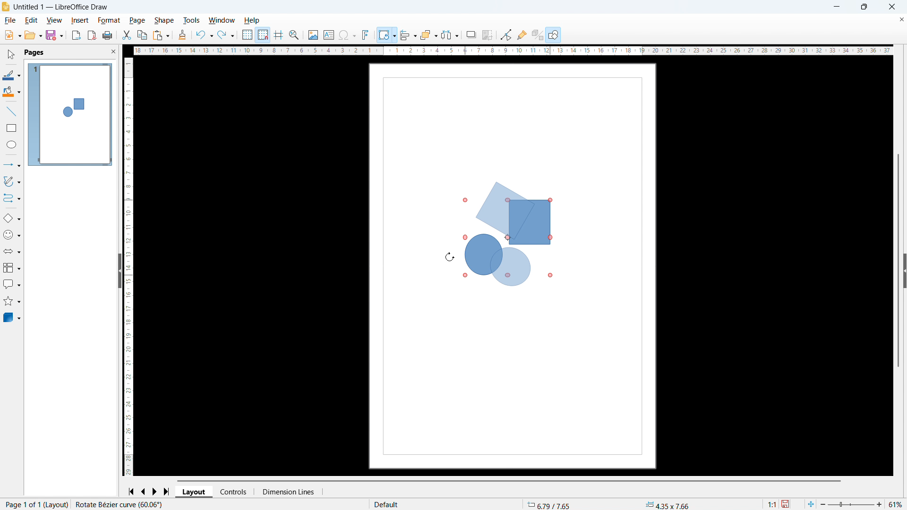 The width and height of the screenshot is (907, 510). I want to click on Block arrow , so click(12, 250).